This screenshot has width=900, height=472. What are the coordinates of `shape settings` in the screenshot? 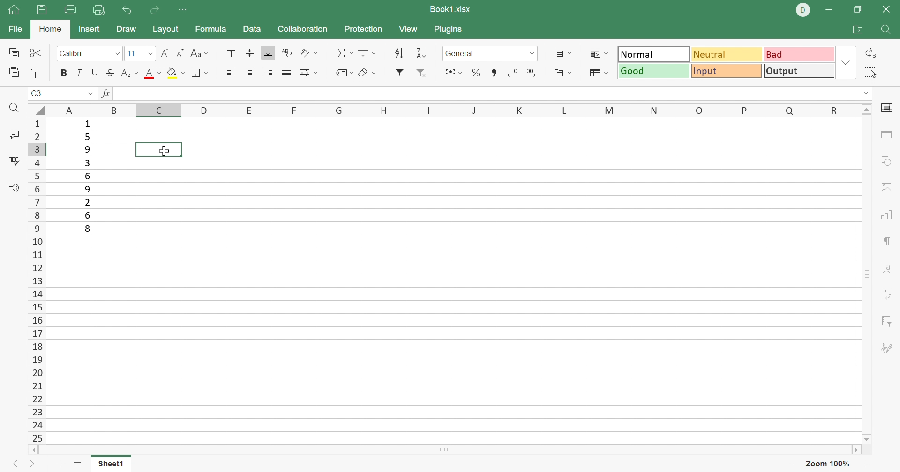 It's located at (890, 162).